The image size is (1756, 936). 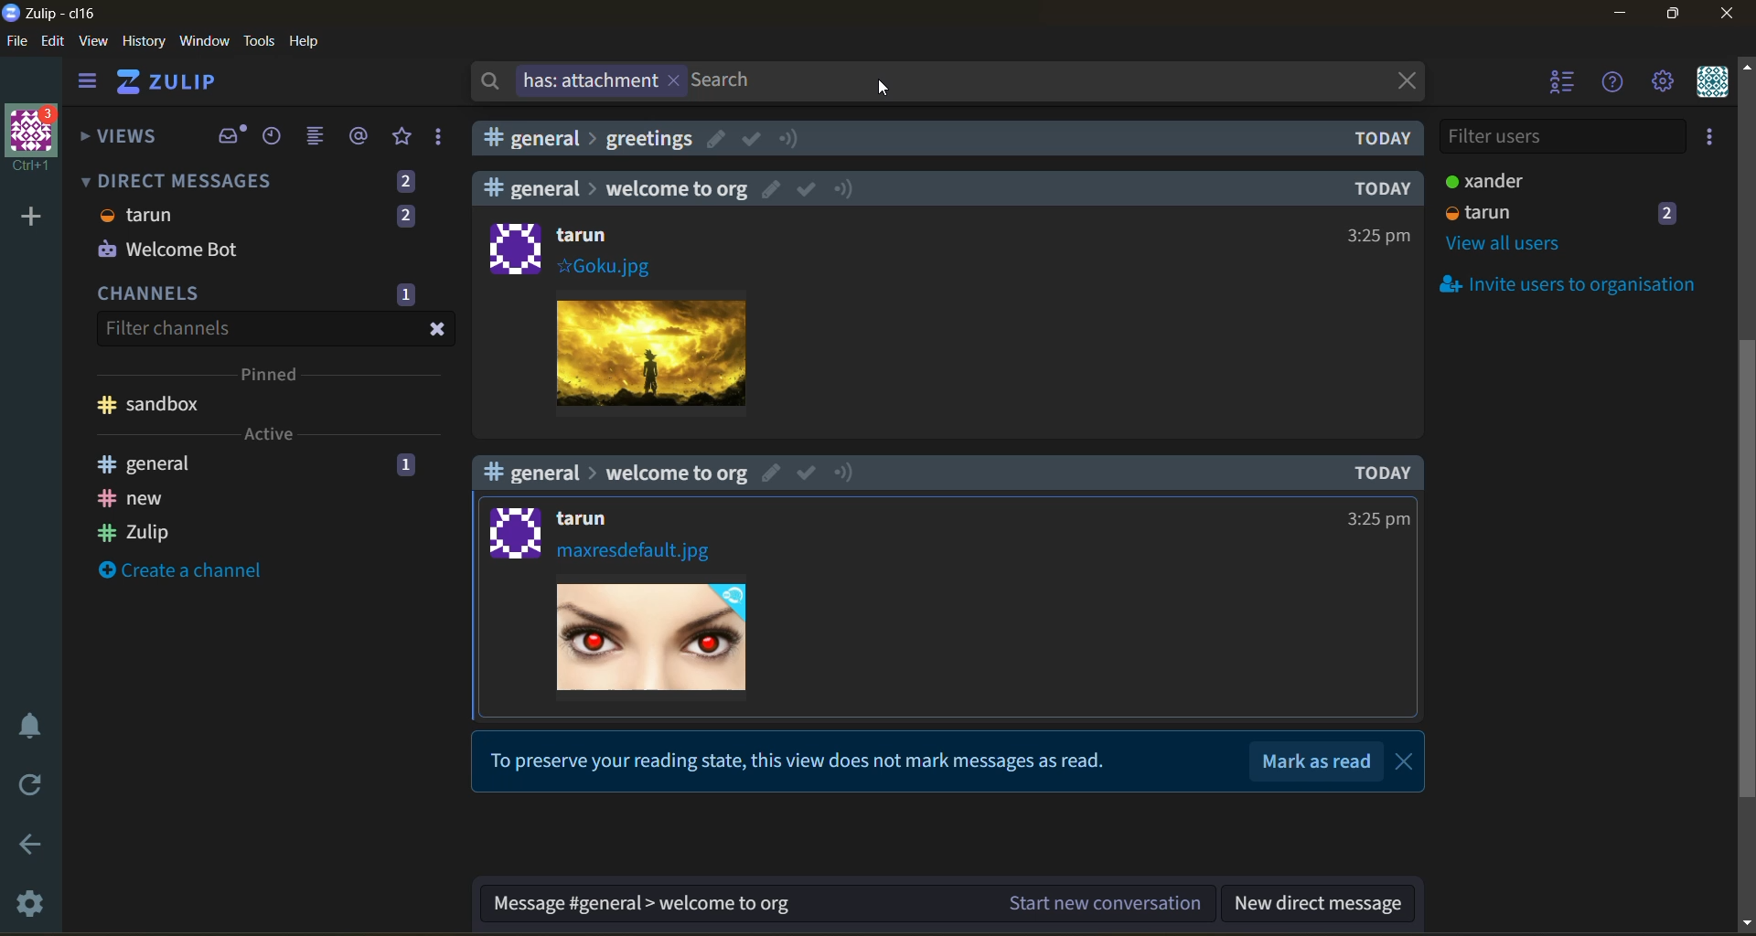 What do you see at coordinates (440, 138) in the screenshot?
I see `drafts and reactions` at bounding box center [440, 138].